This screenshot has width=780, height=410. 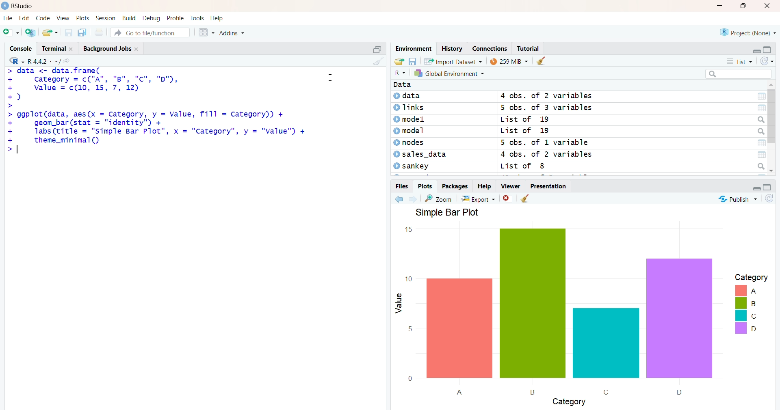 What do you see at coordinates (98, 32) in the screenshot?
I see `print current file` at bounding box center [98, 32].